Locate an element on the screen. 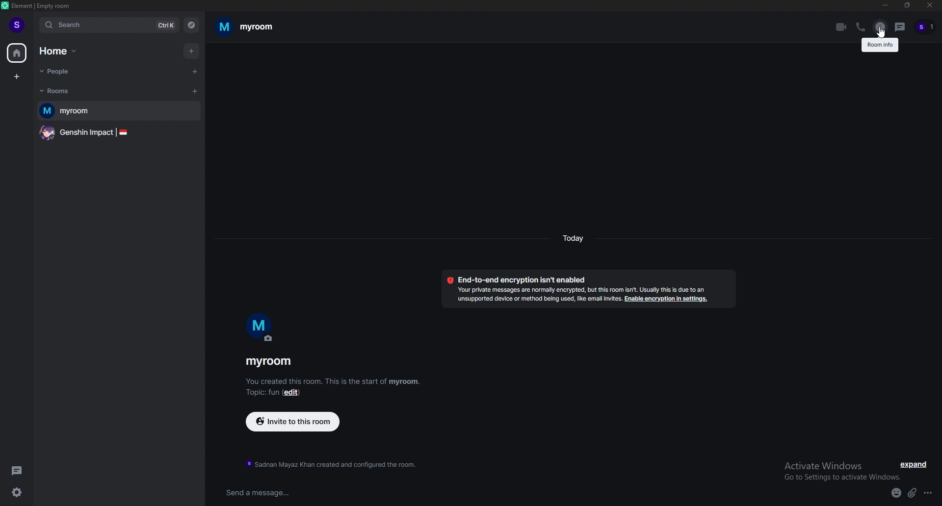 Image resolution: width=942 pixels, height=506 pixels. element logo is located at coordinates (6, 6).